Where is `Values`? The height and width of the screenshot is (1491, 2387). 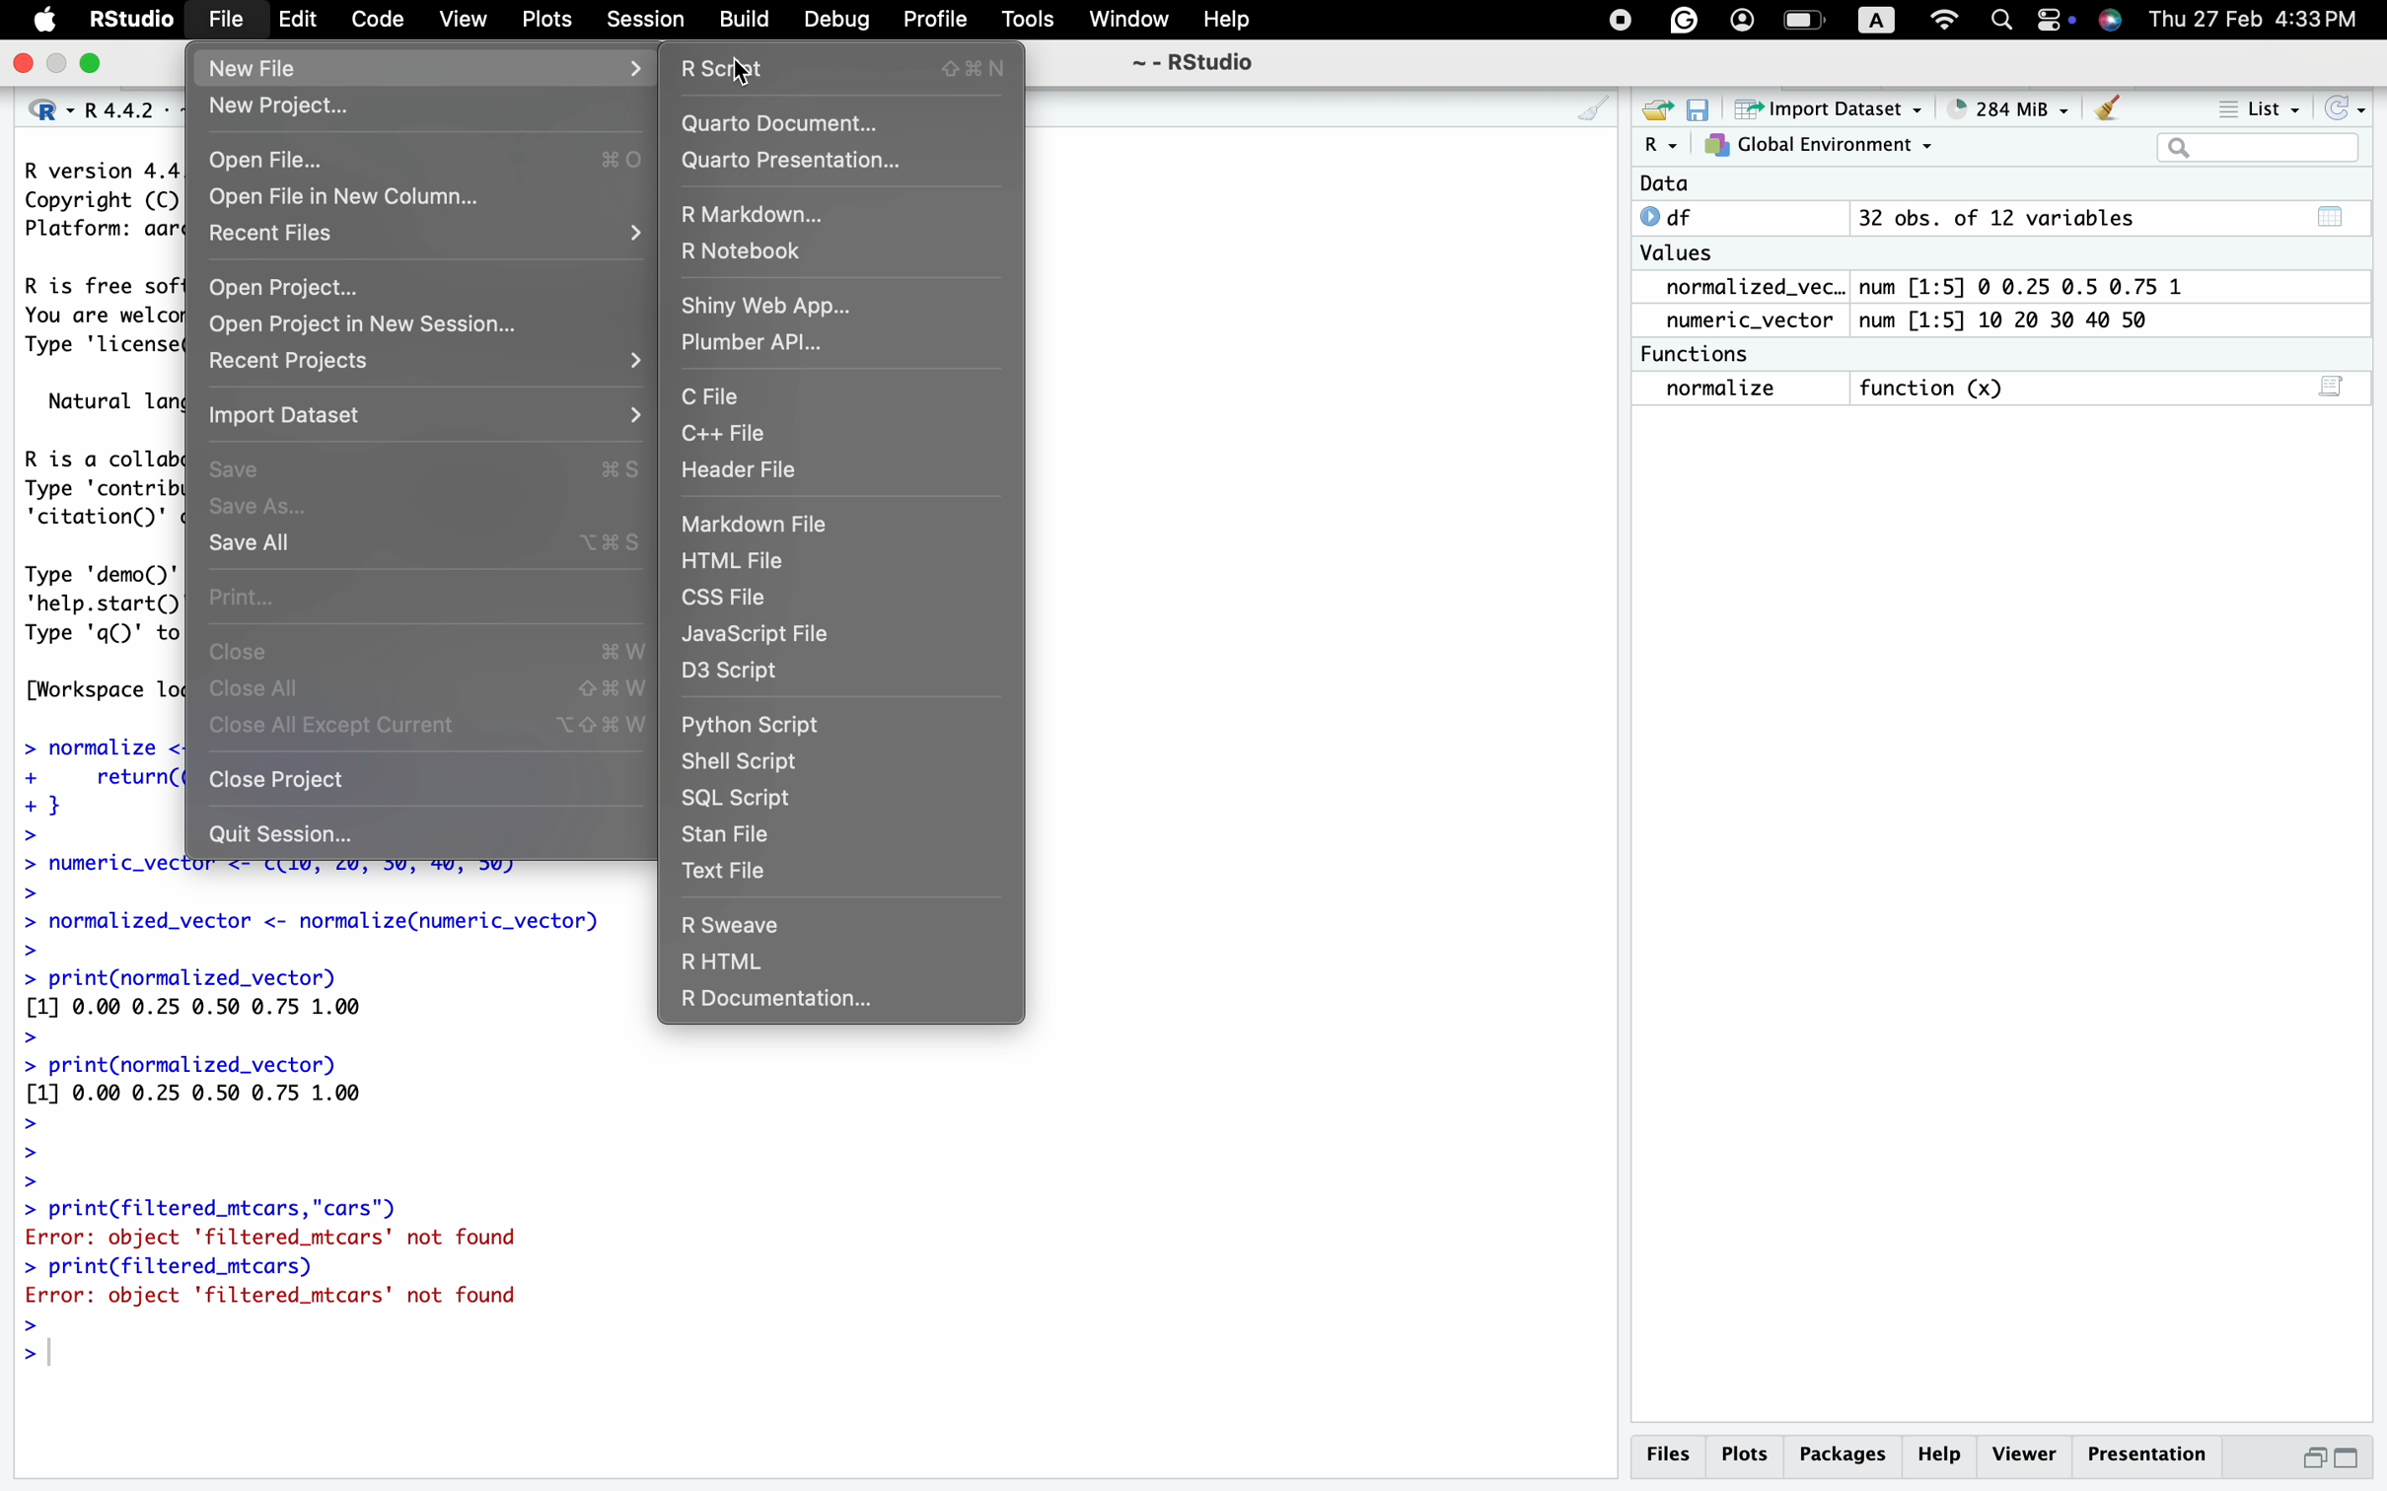 Values is located at coordinates (1684, 255).